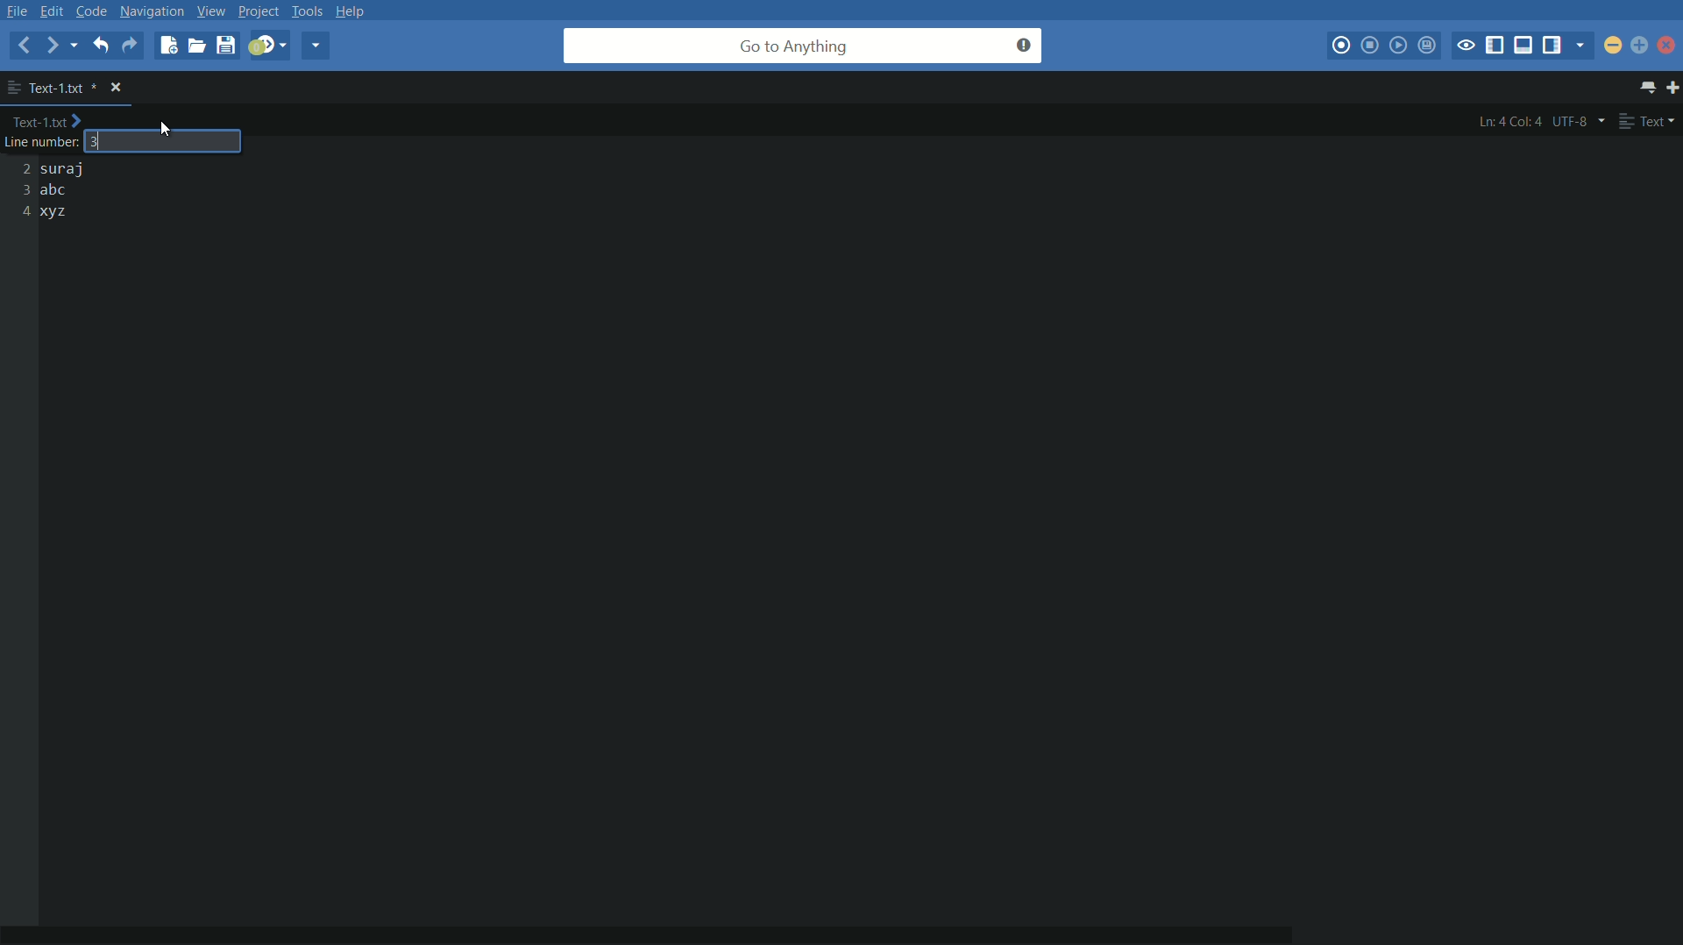 The width and height of the screenshot is (1683, 945). I want to click on horizontal scroll bar, so click(684, 923).